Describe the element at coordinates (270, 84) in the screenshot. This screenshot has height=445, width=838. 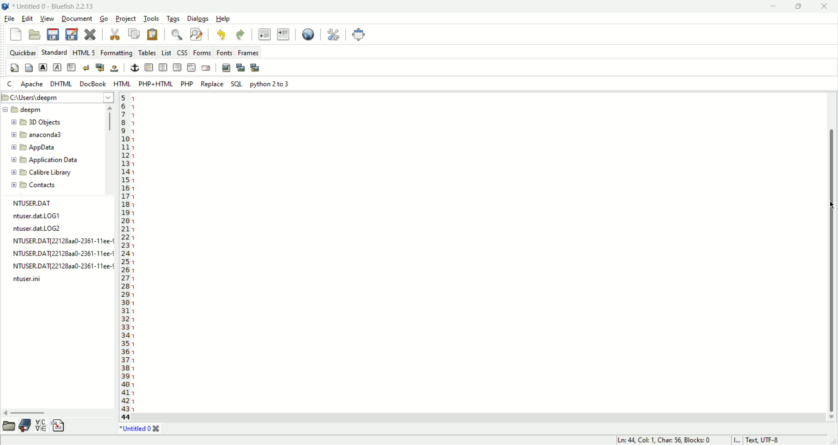
I see `Python 2 to 3` at that location.